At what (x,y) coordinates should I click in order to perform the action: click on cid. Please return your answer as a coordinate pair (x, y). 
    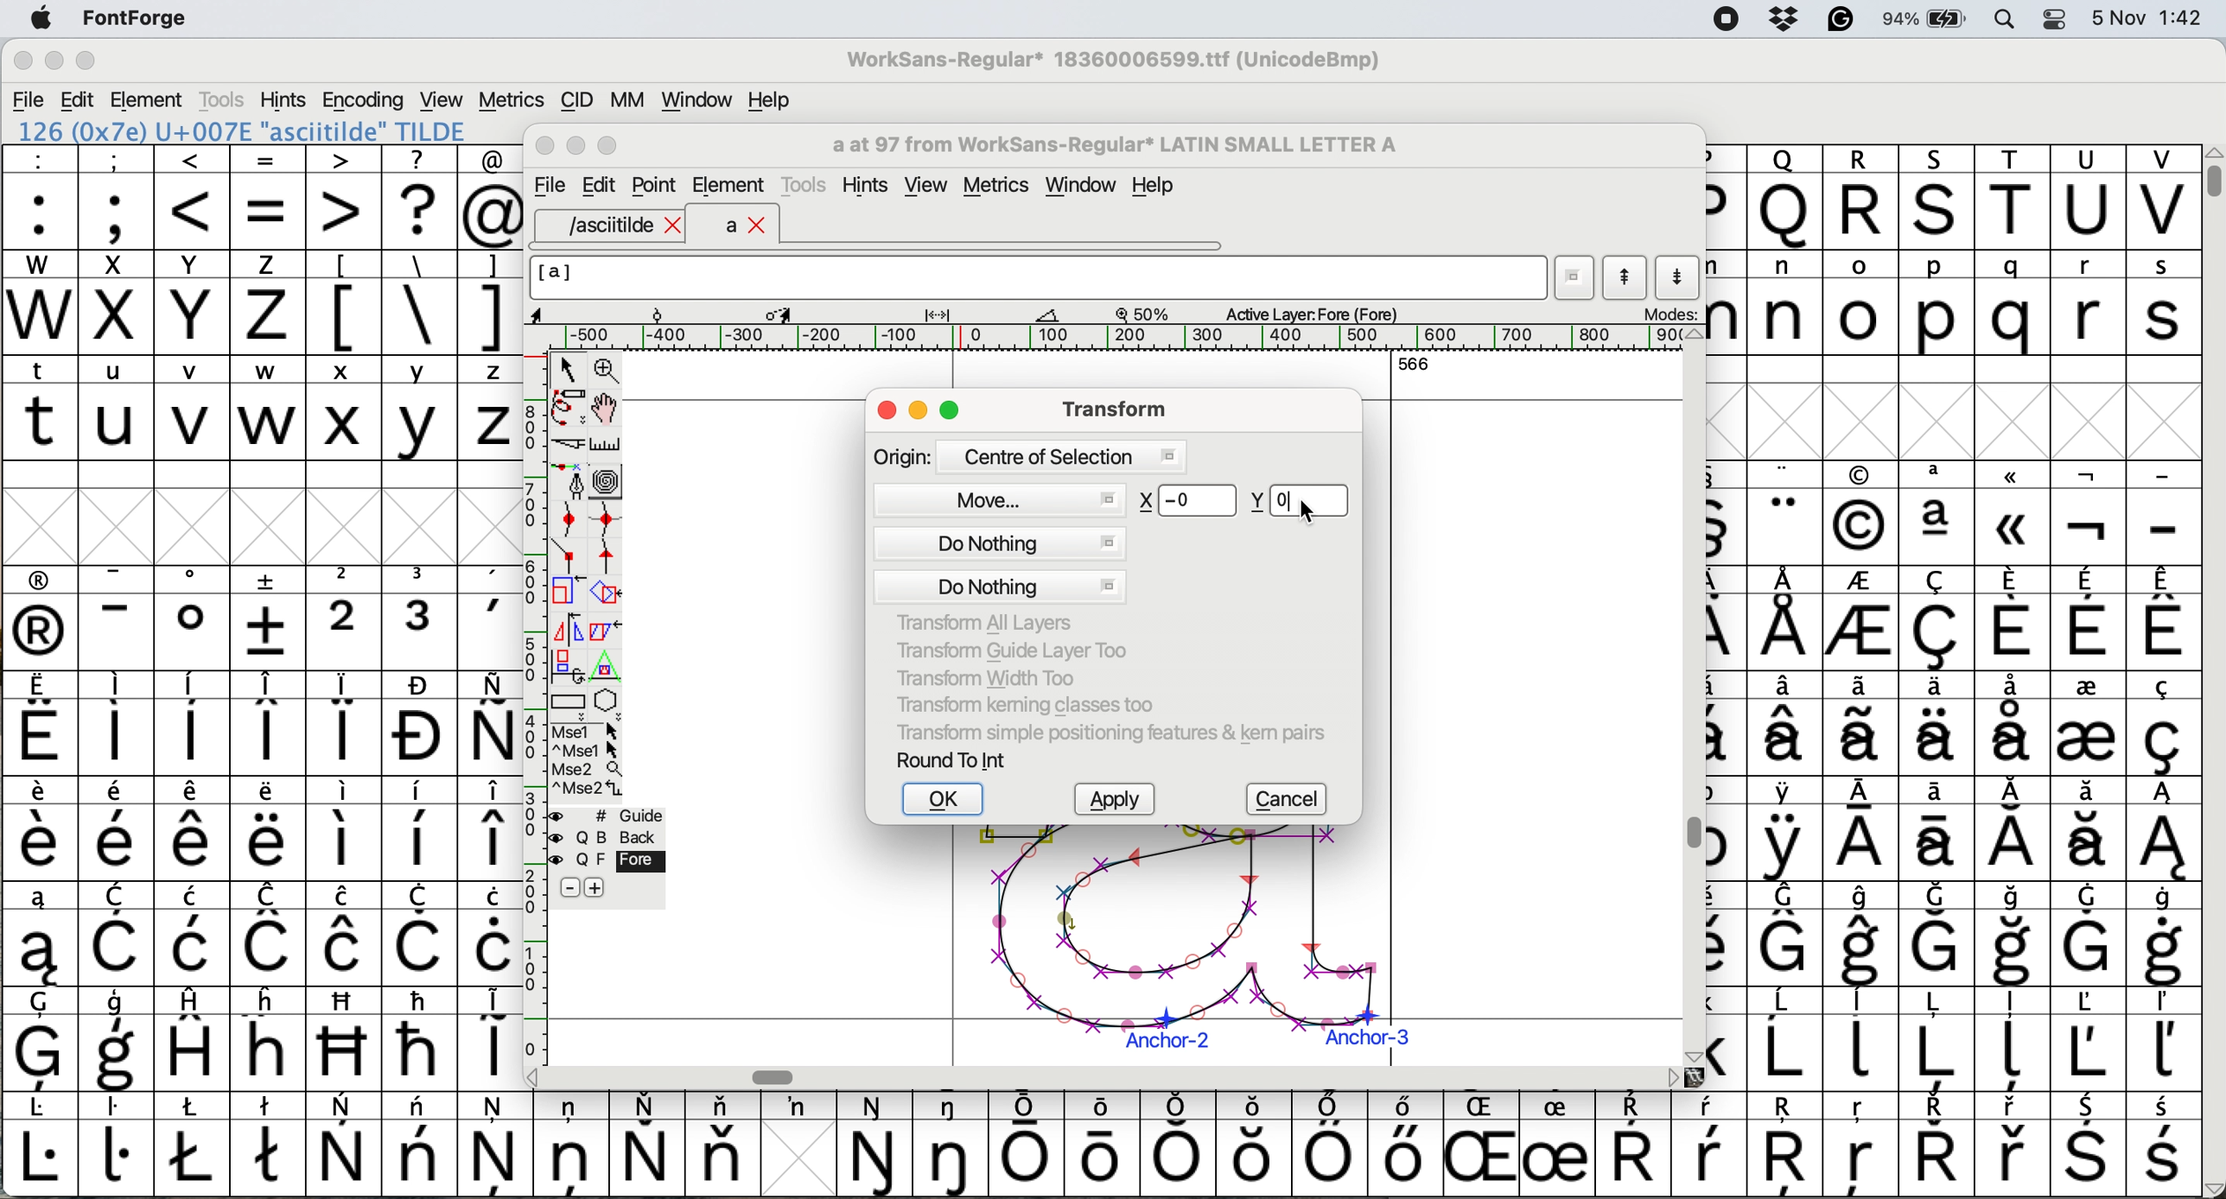
    Looking at the image, I should click on (575, 101).